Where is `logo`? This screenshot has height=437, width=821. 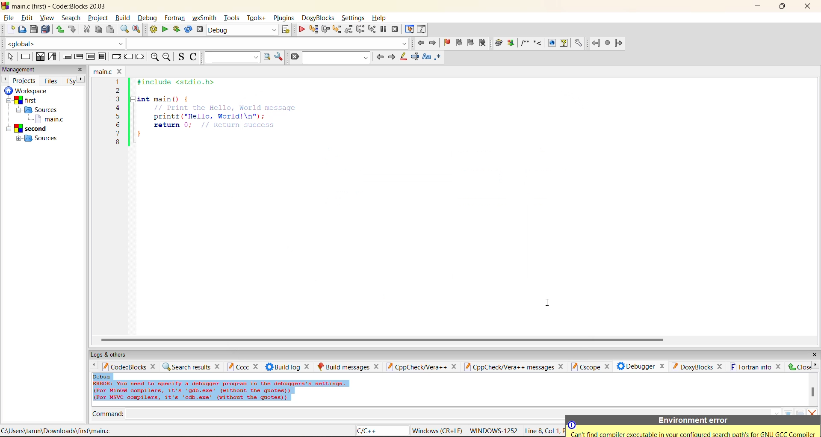
logo is located at coordinates (5, 5).